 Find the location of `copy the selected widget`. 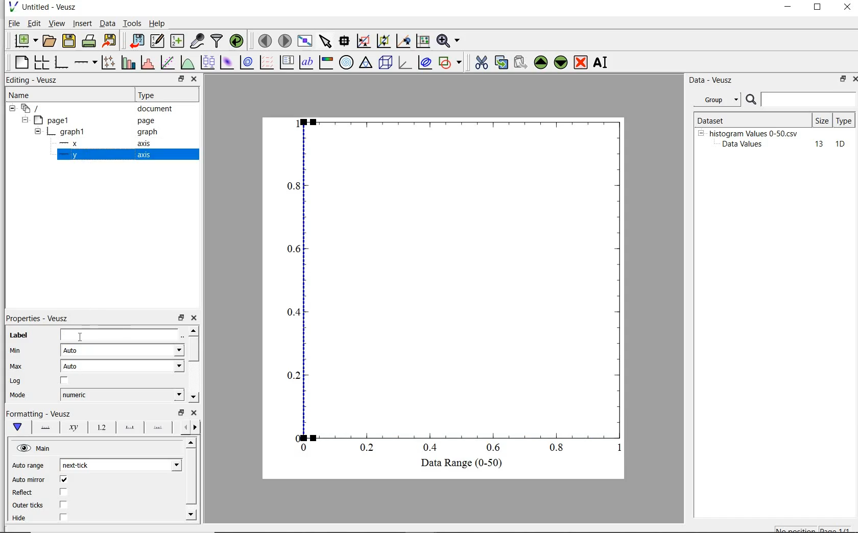

copy the selected widget is located at coordinates (500, 64).